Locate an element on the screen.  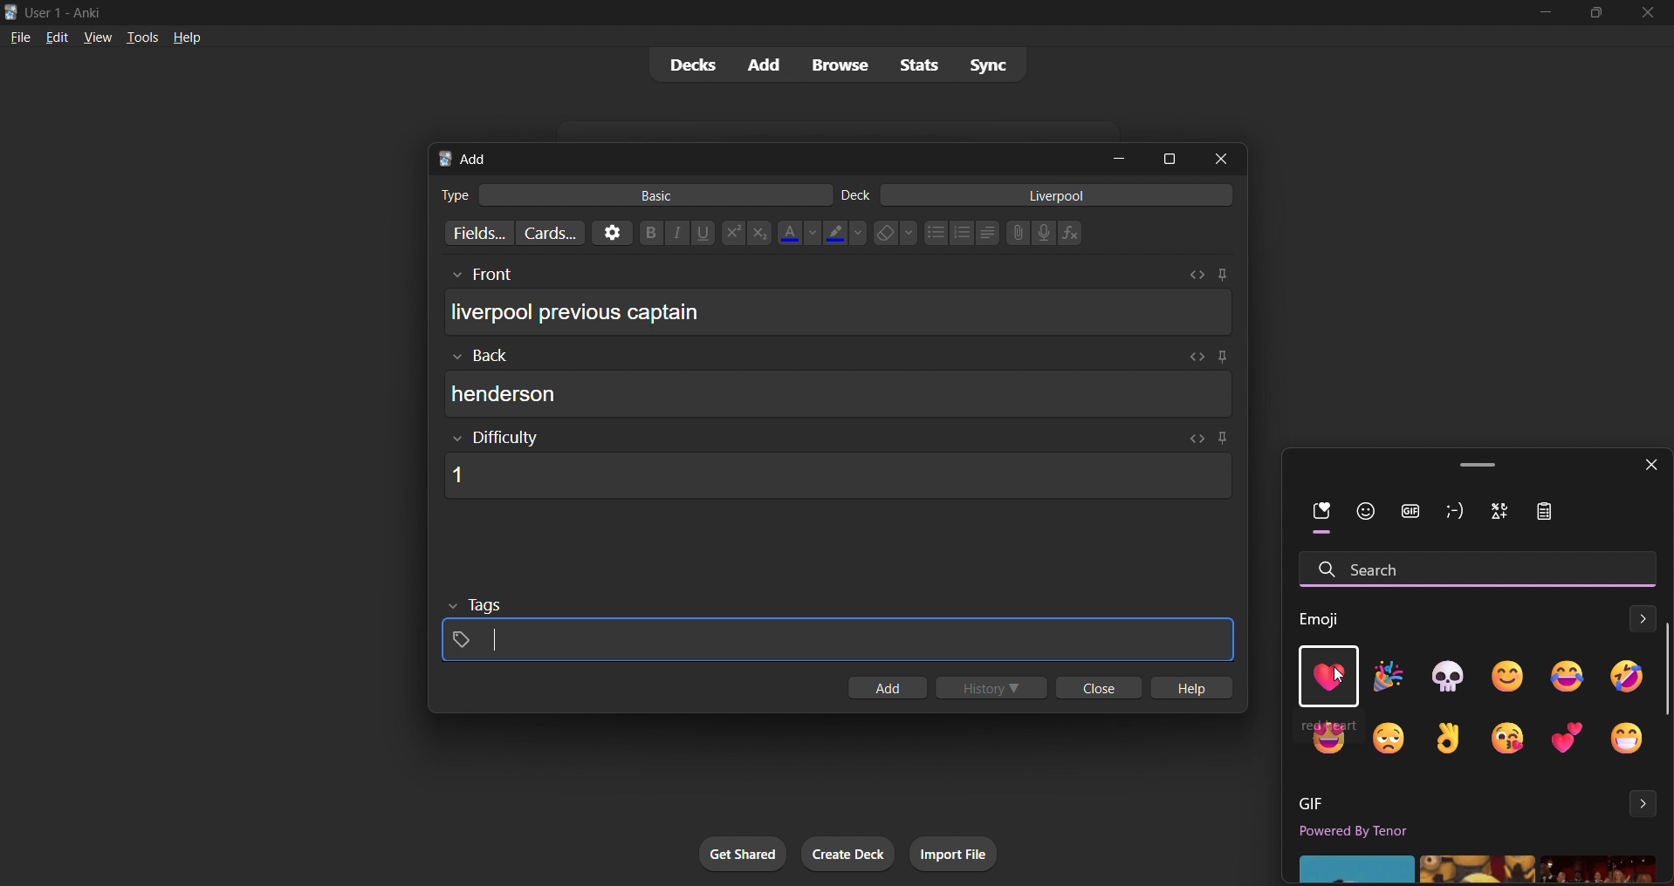
link is located at coordinates (1016, 235).